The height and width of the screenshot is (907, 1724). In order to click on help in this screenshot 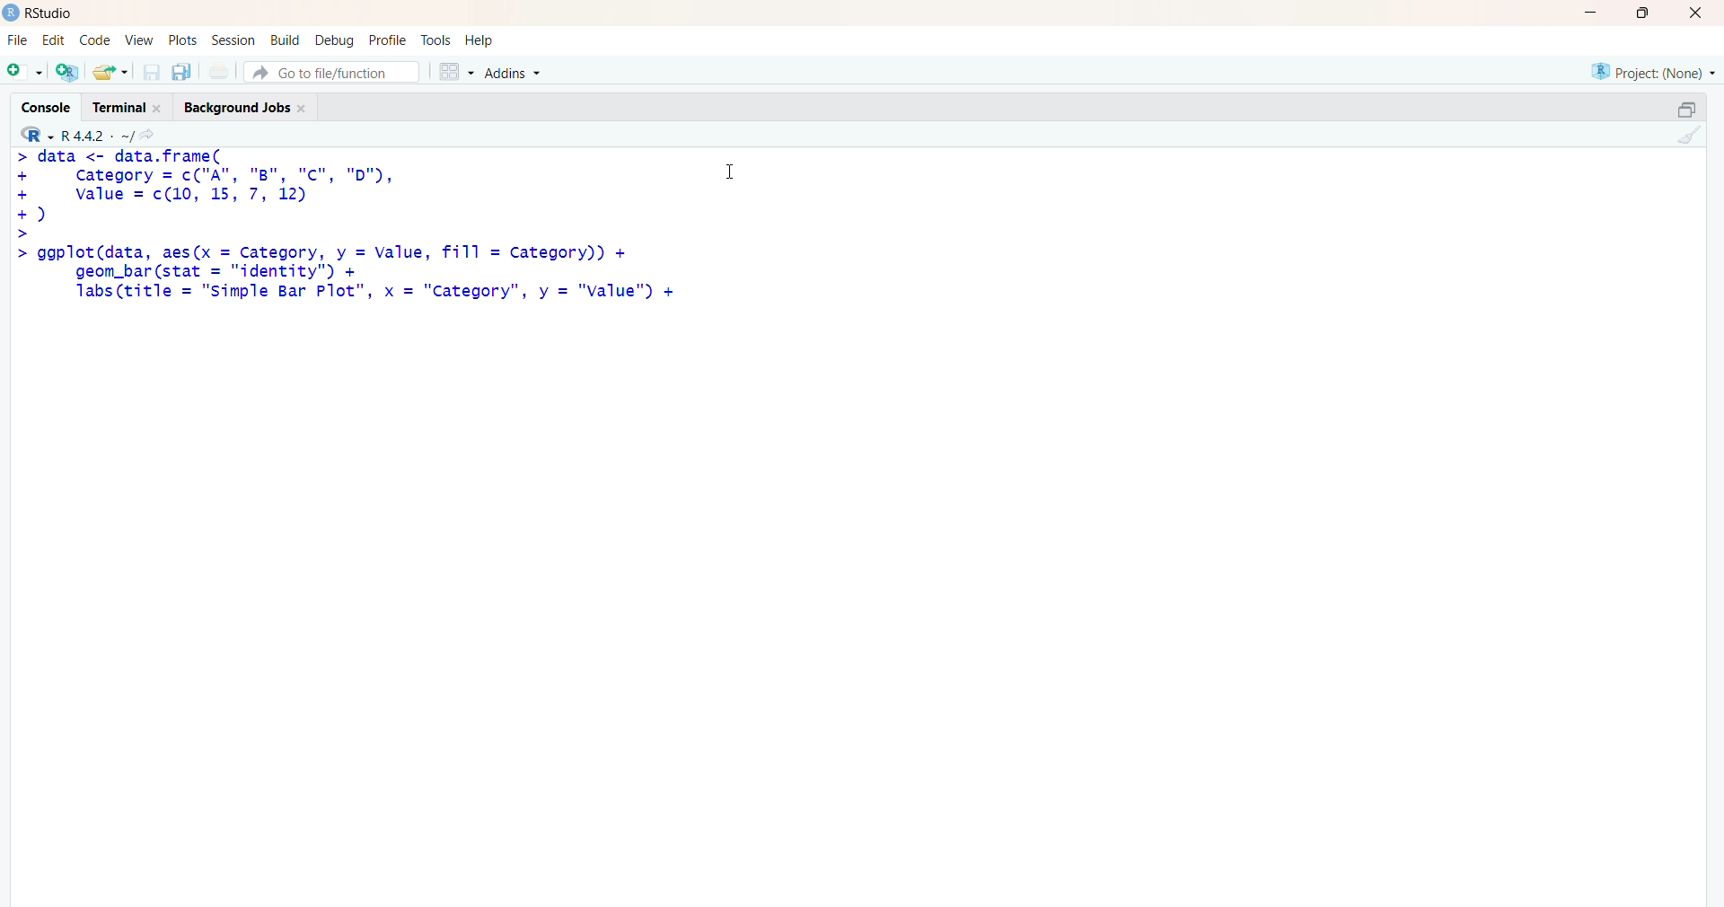, I will do `click(482, 40)`.